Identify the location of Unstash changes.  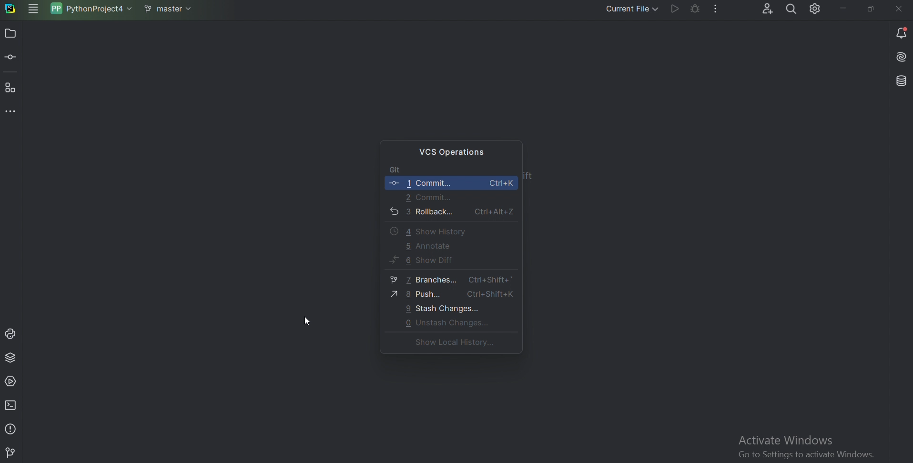
(444, 322).